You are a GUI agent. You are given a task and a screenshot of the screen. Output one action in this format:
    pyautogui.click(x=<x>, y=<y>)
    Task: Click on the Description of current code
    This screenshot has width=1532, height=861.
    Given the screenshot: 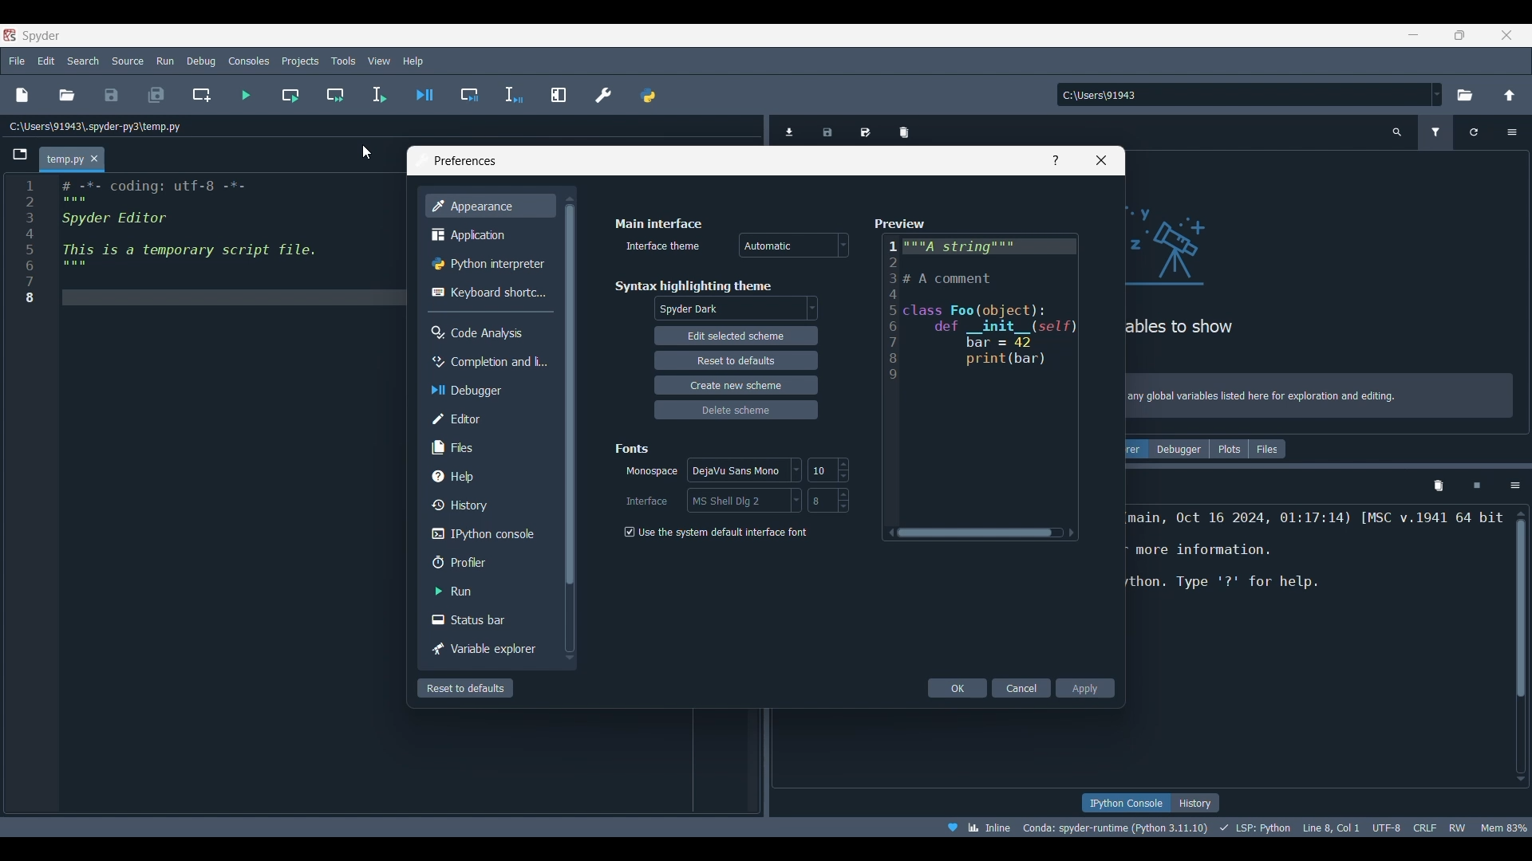 What is the action you would take?
    pyautogui.click(x=1310, y=564)
    